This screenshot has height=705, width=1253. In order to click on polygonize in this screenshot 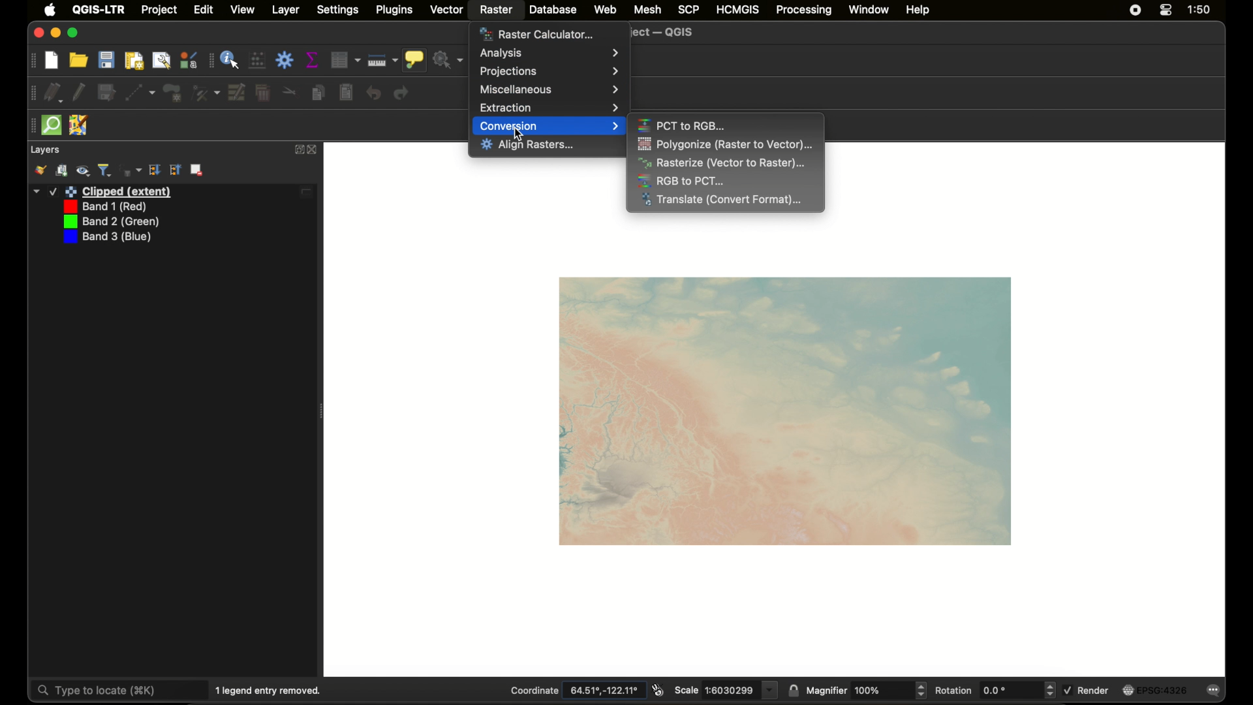, I will do `click(726, 145)`.